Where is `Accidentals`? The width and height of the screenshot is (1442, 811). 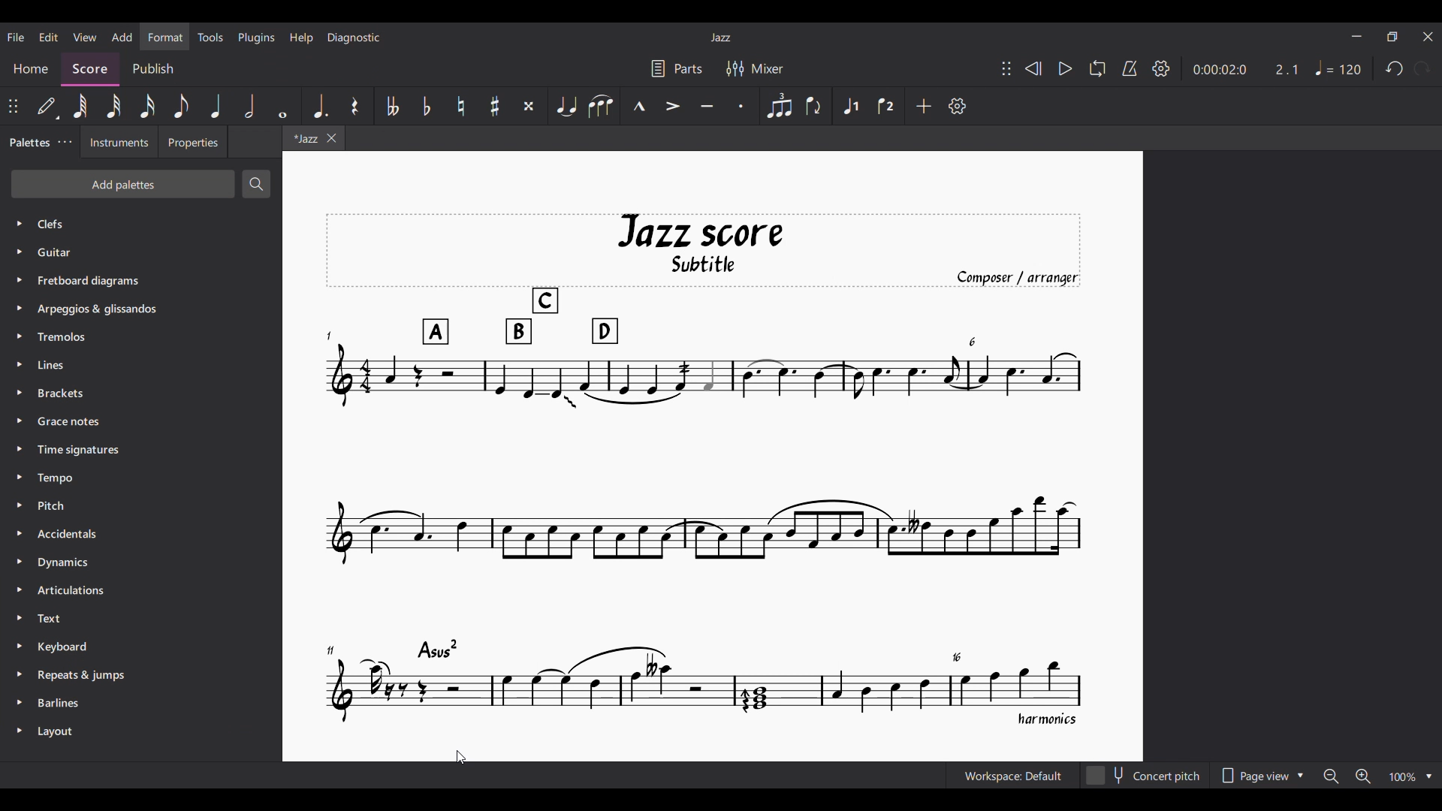 Accidentals is located at coordinates (71, 533).